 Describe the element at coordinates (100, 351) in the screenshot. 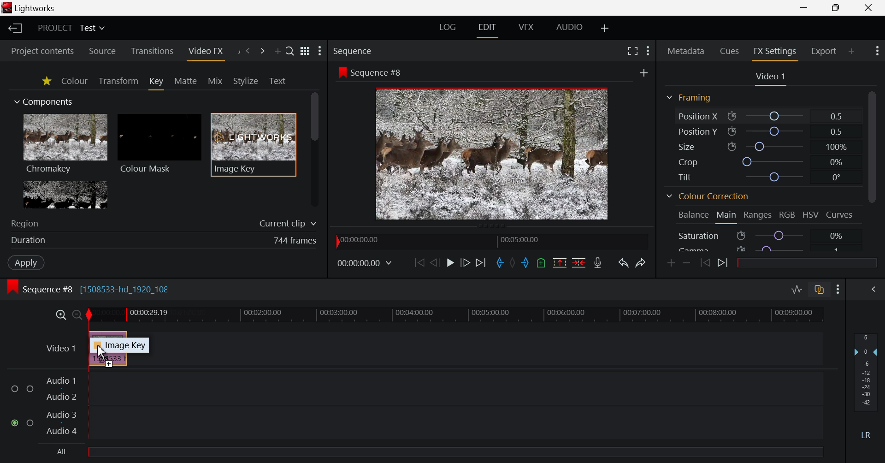

I see `MOUSE_UP Cursor Position` at that location.